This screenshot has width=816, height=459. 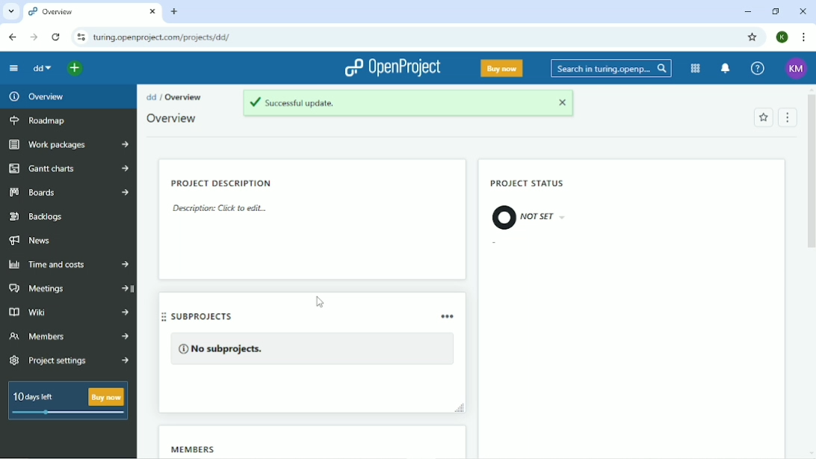 I want to click on Minimize, so click(x=747, y=13).